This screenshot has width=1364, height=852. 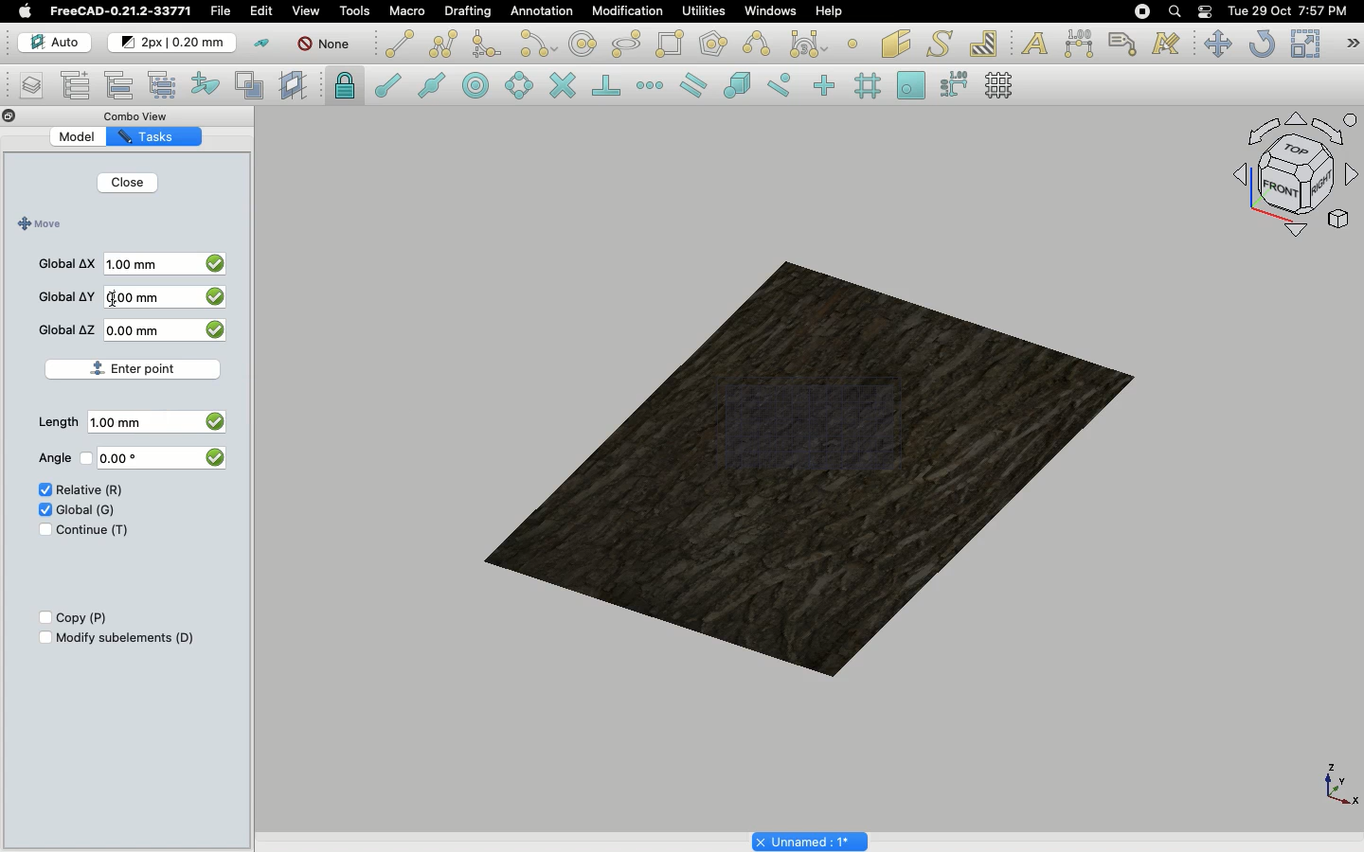 What do you see at coordinates (265, 12) in the screenshot?
I see `Selecting edit` at bounding box center [265, 12].